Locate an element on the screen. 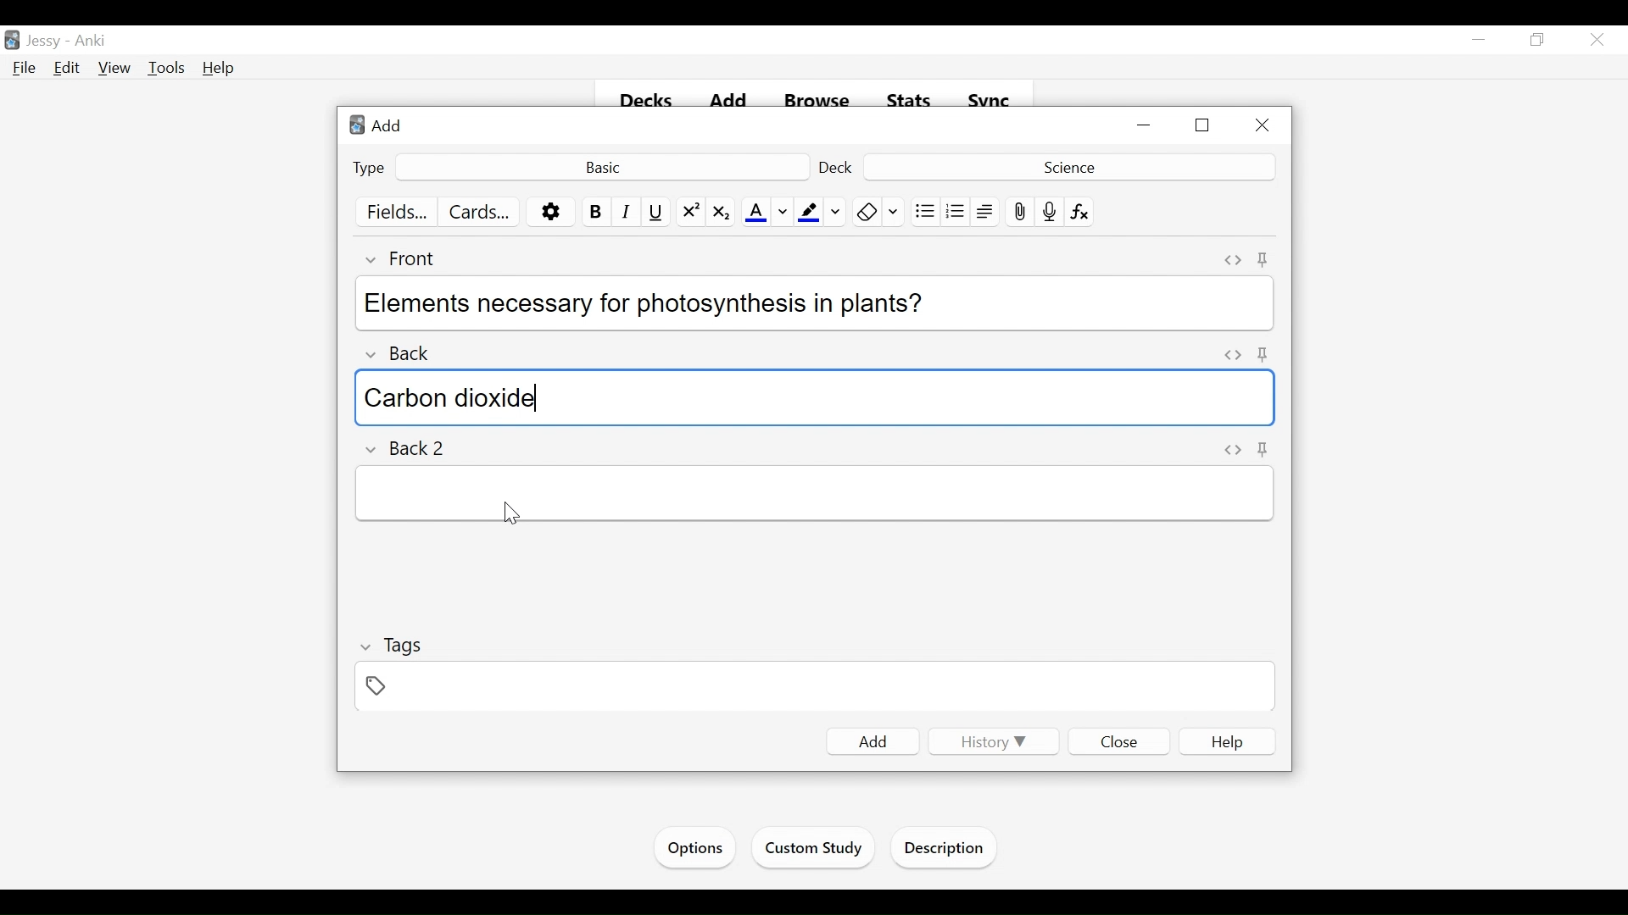 The image size is (1628, 915). Toggle Sticky is located at coordinates (1263, 259).